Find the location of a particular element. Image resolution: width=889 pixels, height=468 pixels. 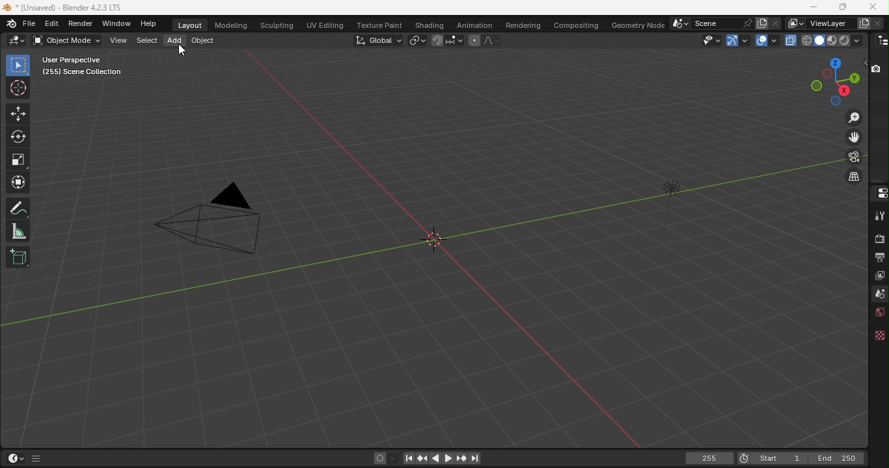

Viewport shading: rendered is located at coordinates (843, 40).